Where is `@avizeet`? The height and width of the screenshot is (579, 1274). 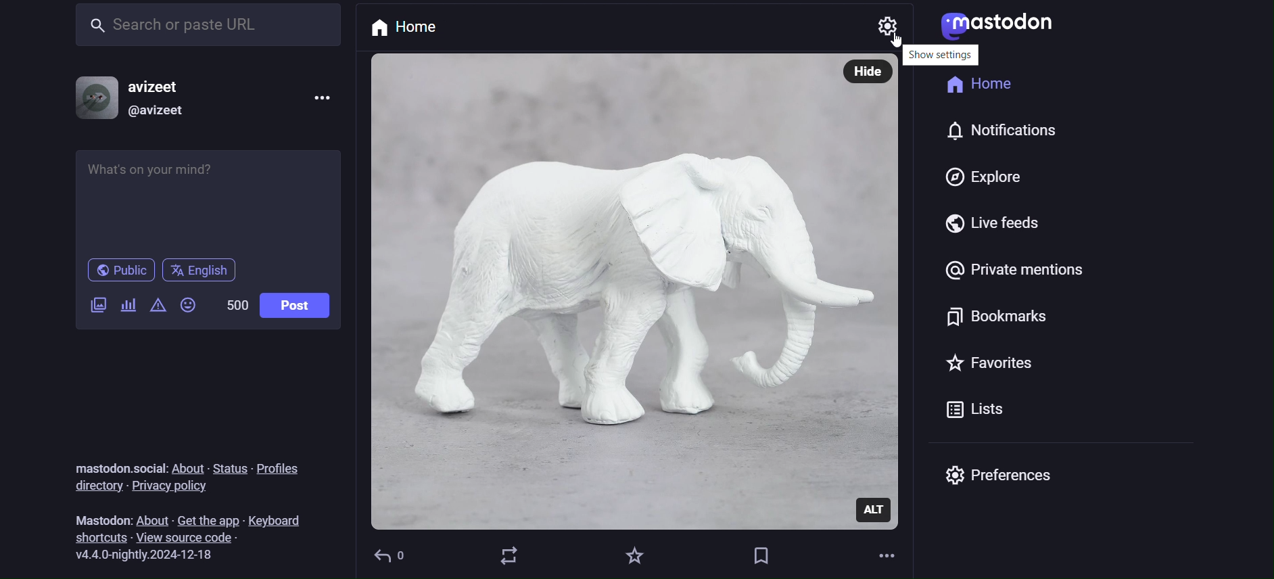 @avizeet is located at coordinates (163, 111).